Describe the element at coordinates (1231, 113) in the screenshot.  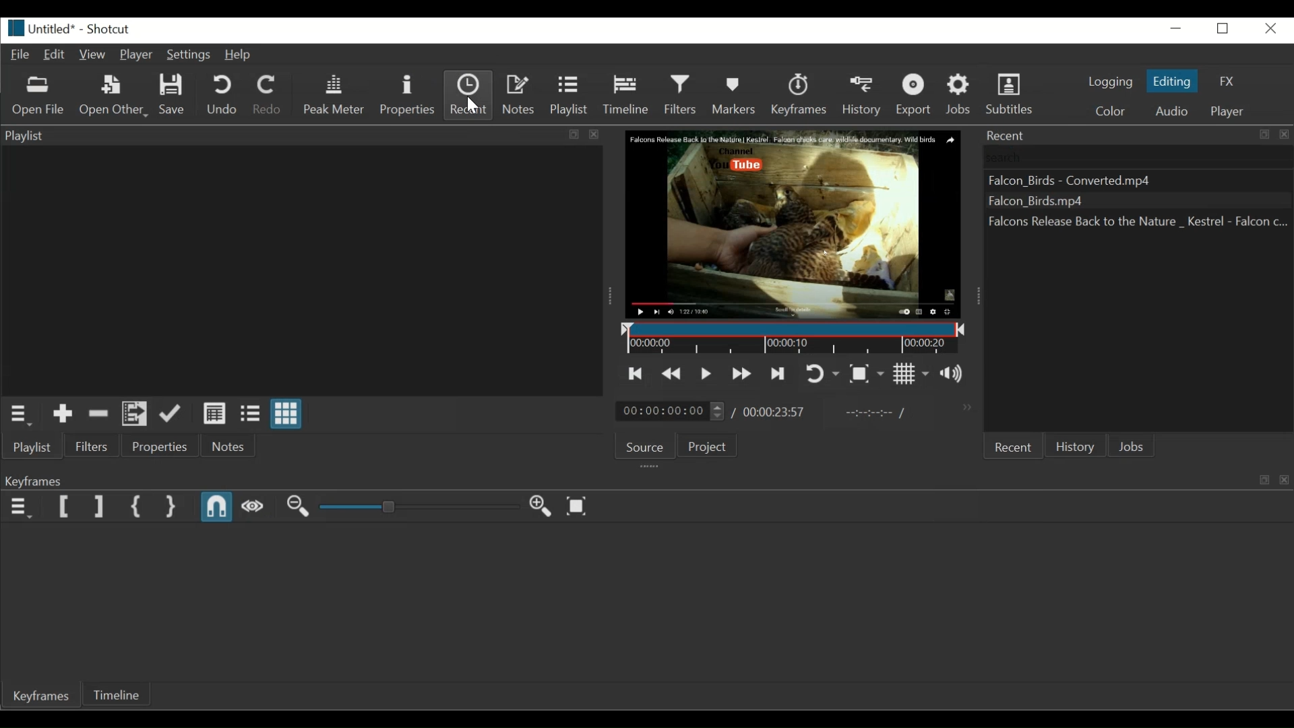
I see `player` at that location.